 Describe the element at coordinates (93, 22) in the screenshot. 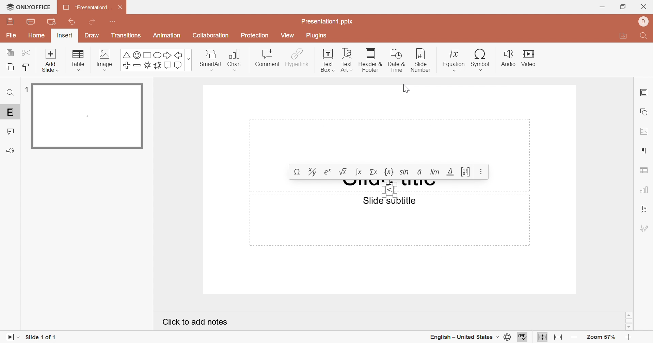

I see `Redo` at that location.